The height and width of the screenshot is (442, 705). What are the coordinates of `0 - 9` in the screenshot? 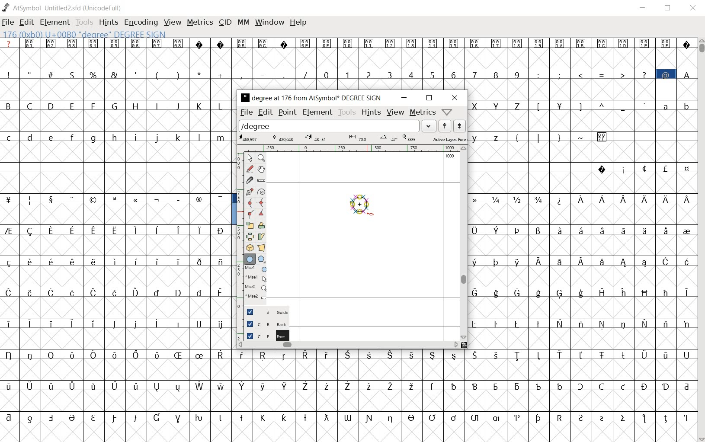 It's located at (420, 74).